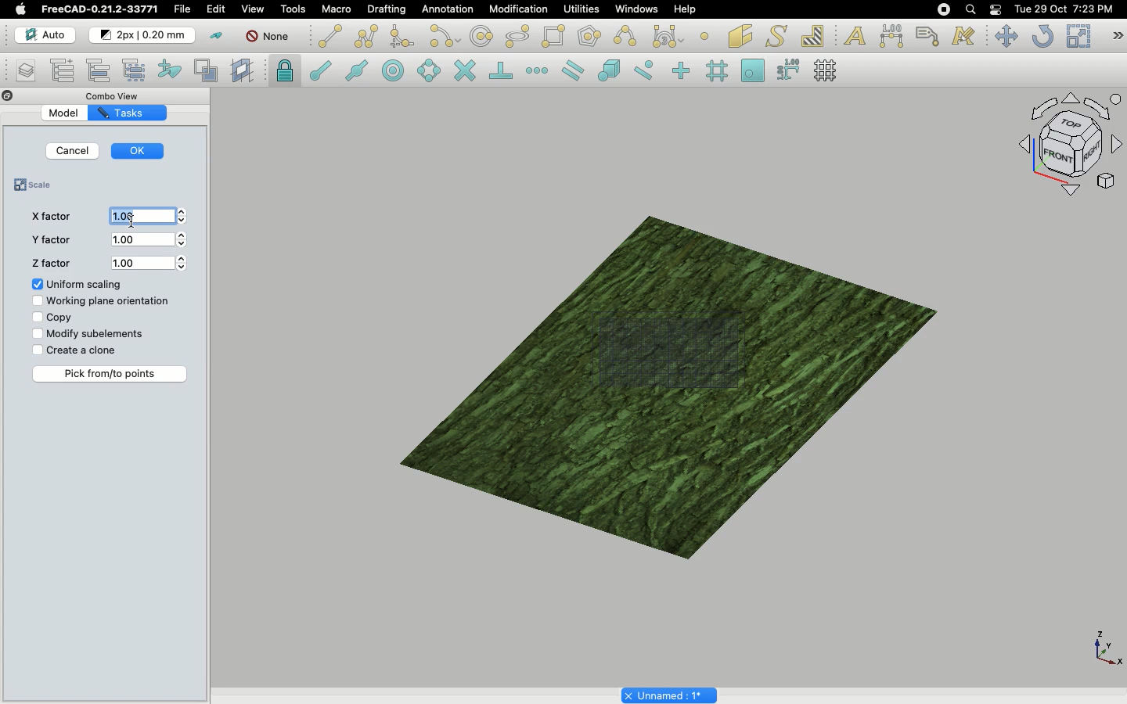 This screenshot has width=1127, height=704. What do you see at coordinates (38, 186) in the screenshot?
I see `Scale` at bounding box center [38, 186].